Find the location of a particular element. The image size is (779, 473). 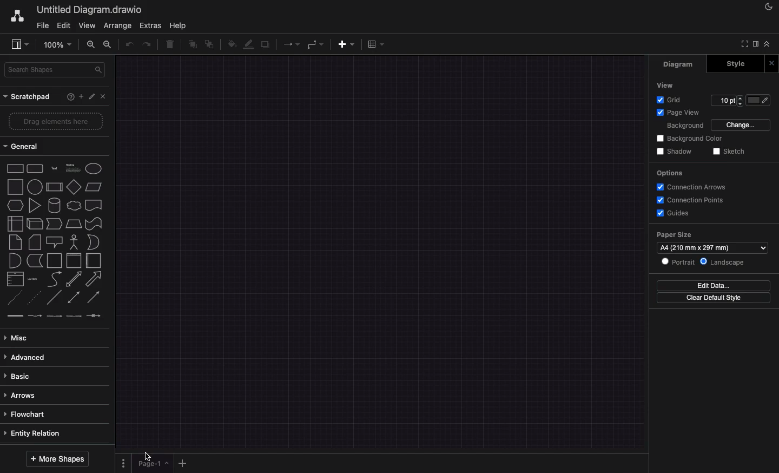

size is located at coordinates (712, 248).